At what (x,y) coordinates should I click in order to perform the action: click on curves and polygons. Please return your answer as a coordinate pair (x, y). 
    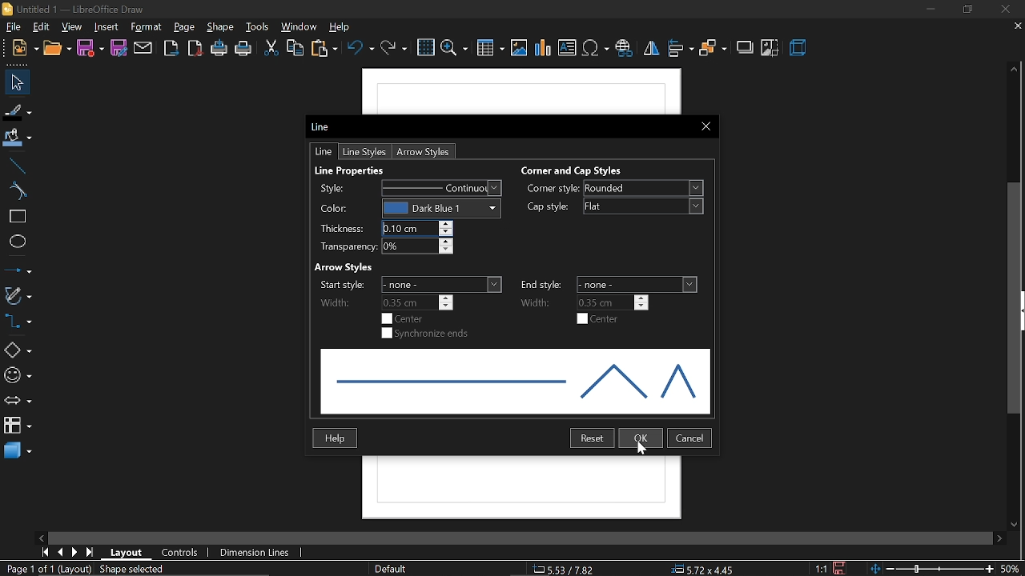
    Looking at the image, I should click on (18, 296).